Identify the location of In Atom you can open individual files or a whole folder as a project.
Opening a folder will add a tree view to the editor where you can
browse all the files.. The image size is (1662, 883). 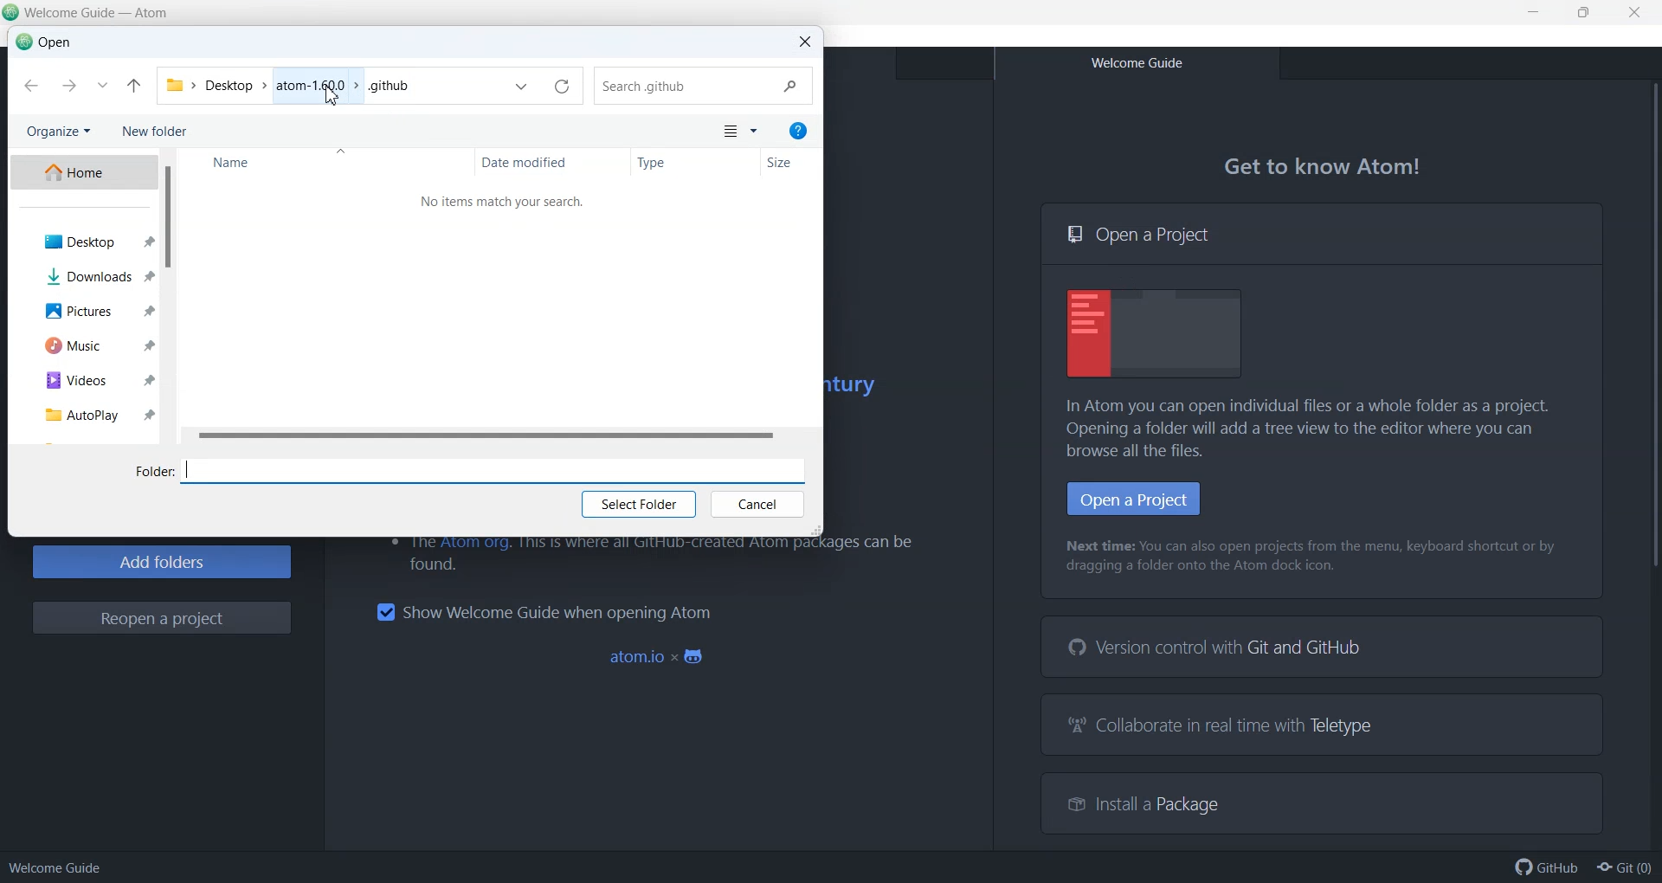
(1316, 429).